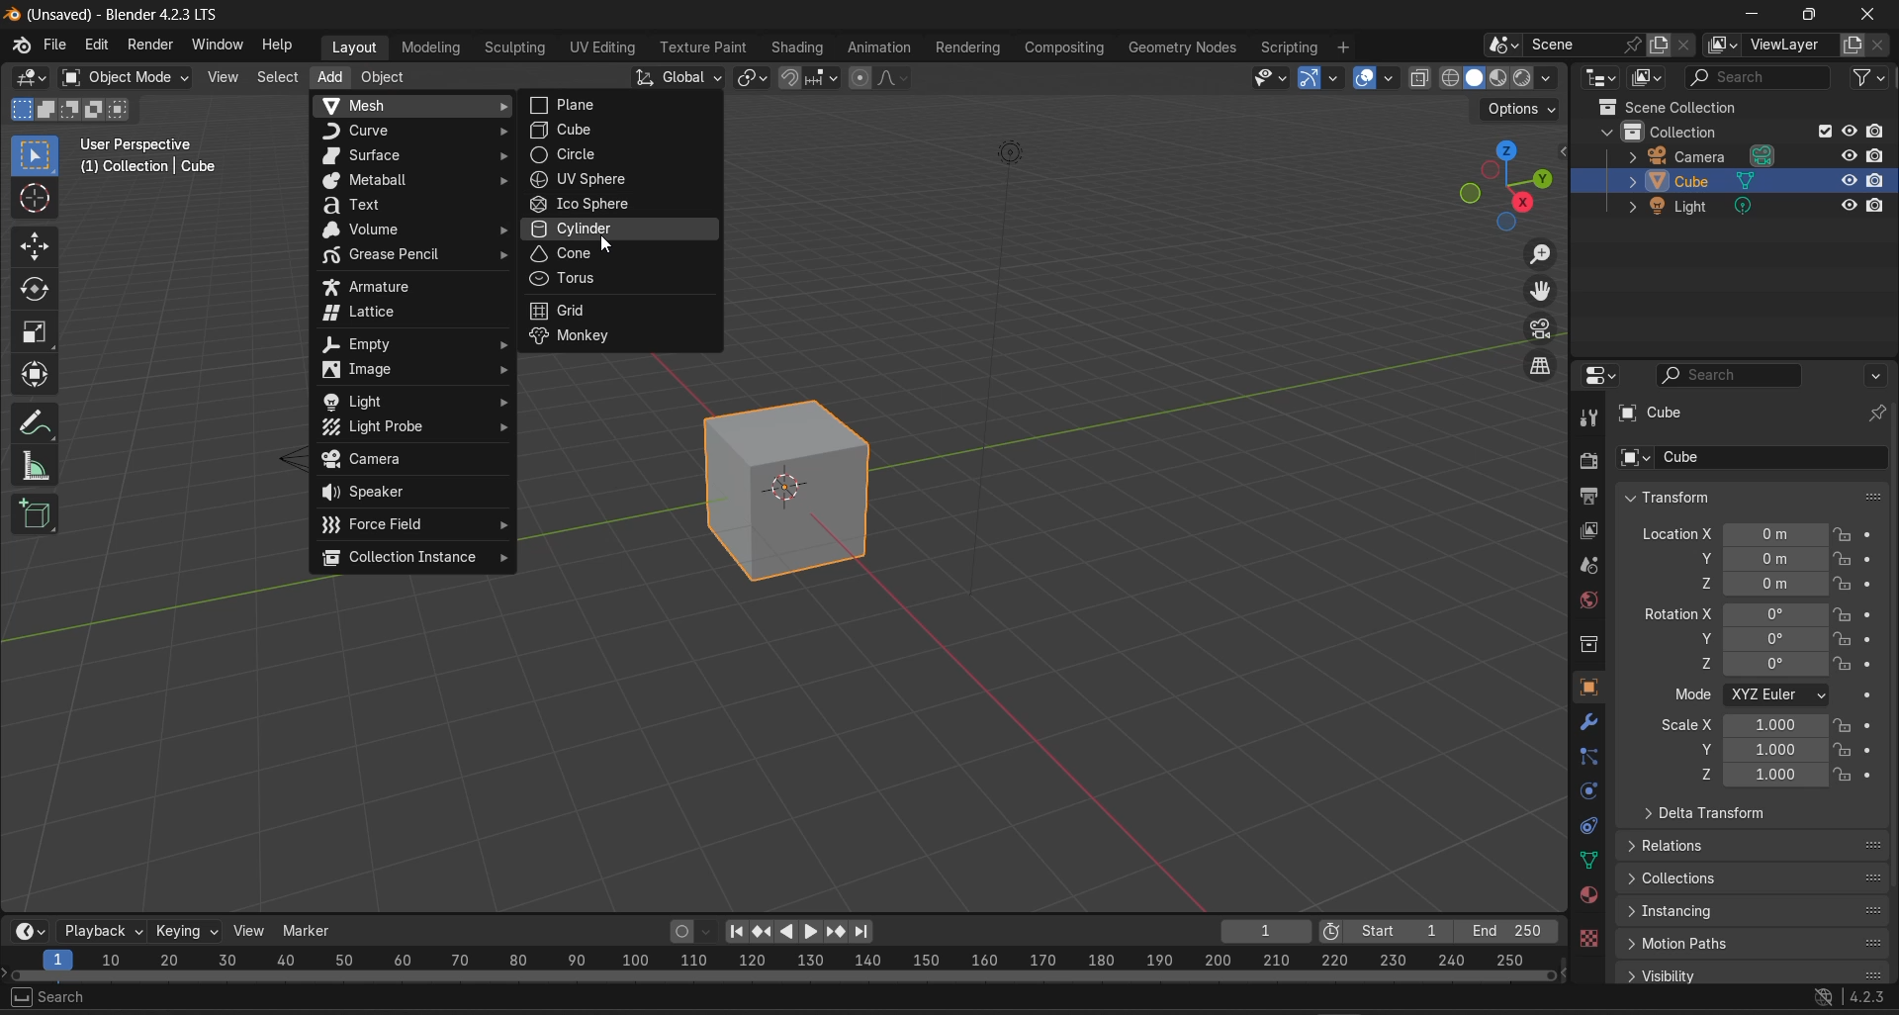  Describe the element at coordinates (1588, 826) in the screenshot. I see `constraint` at that location.